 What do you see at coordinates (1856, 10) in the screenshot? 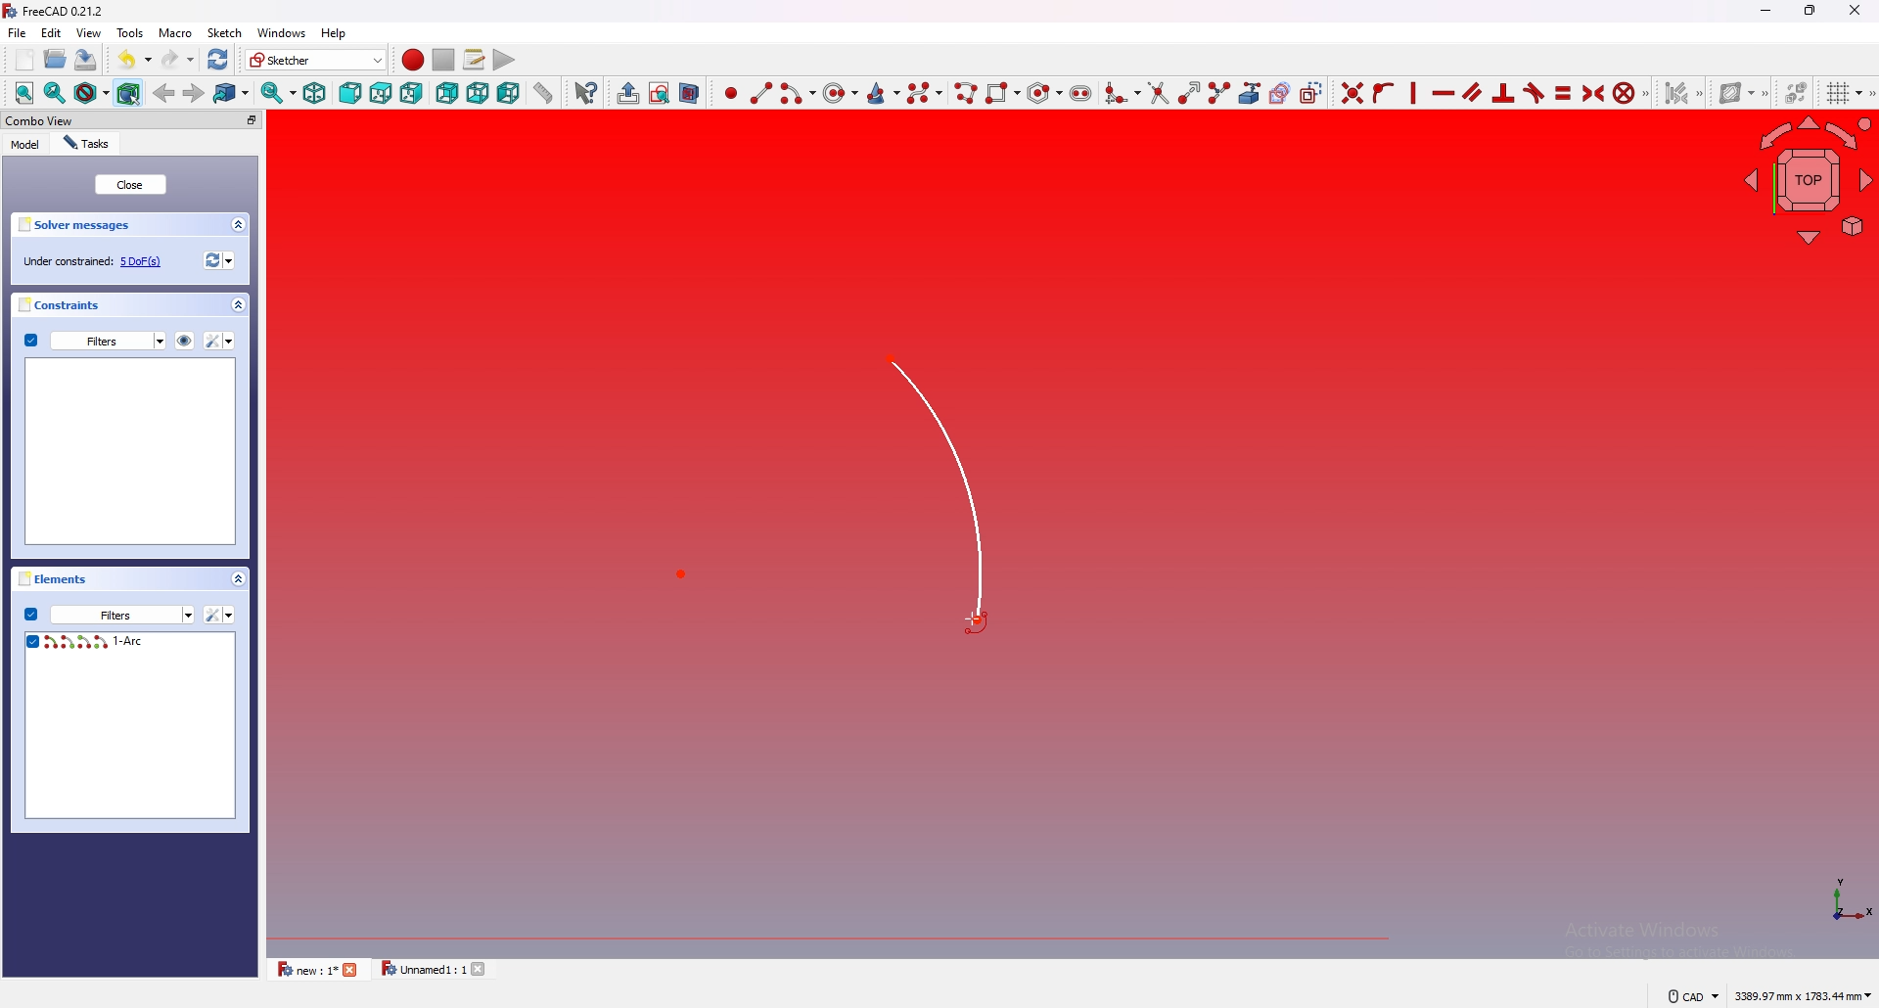
I see `close` at bounding box center [1856, 10].